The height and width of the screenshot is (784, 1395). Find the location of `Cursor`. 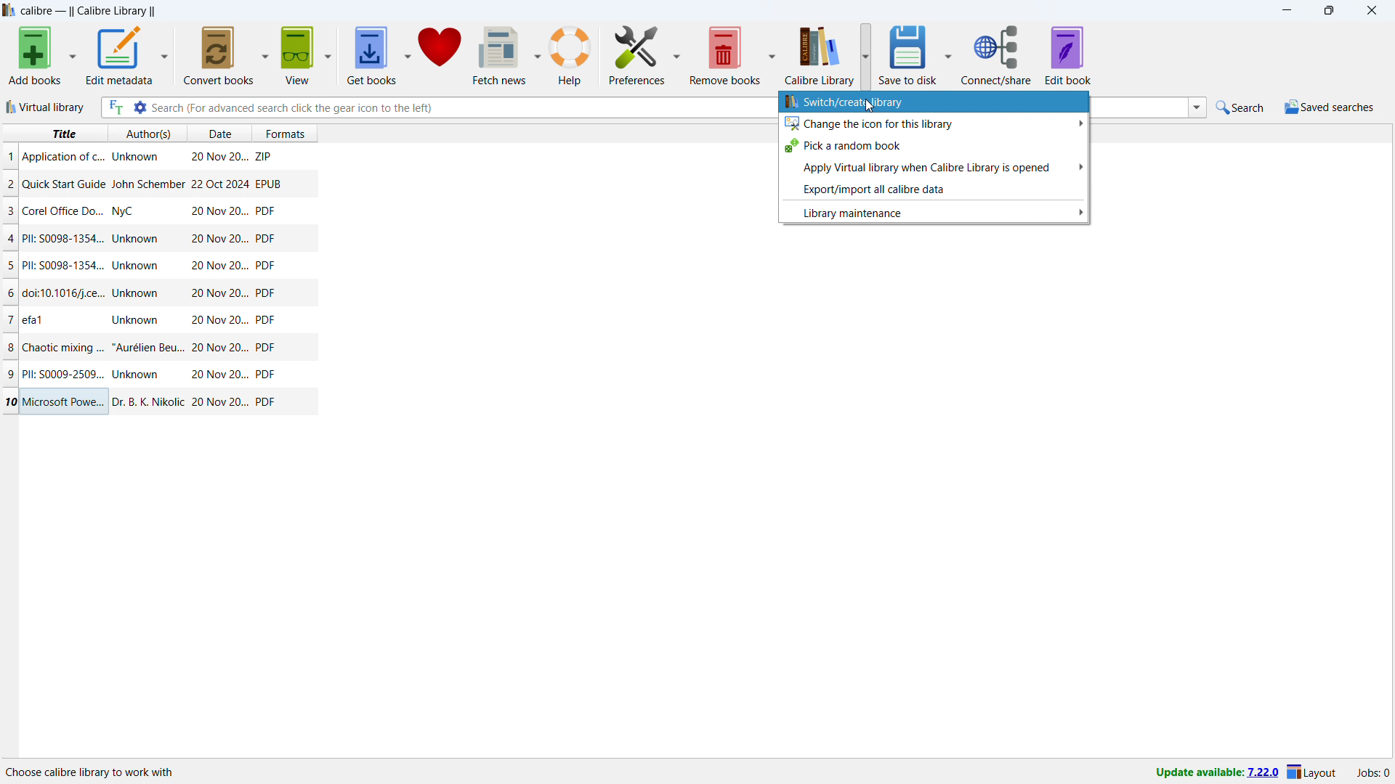

Cursor is located at coordinates (866, 102).